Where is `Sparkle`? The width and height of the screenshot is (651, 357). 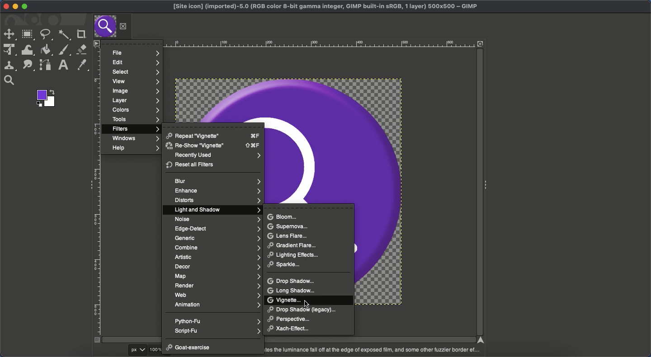
Sparkle is located at coordinates (286, 265).